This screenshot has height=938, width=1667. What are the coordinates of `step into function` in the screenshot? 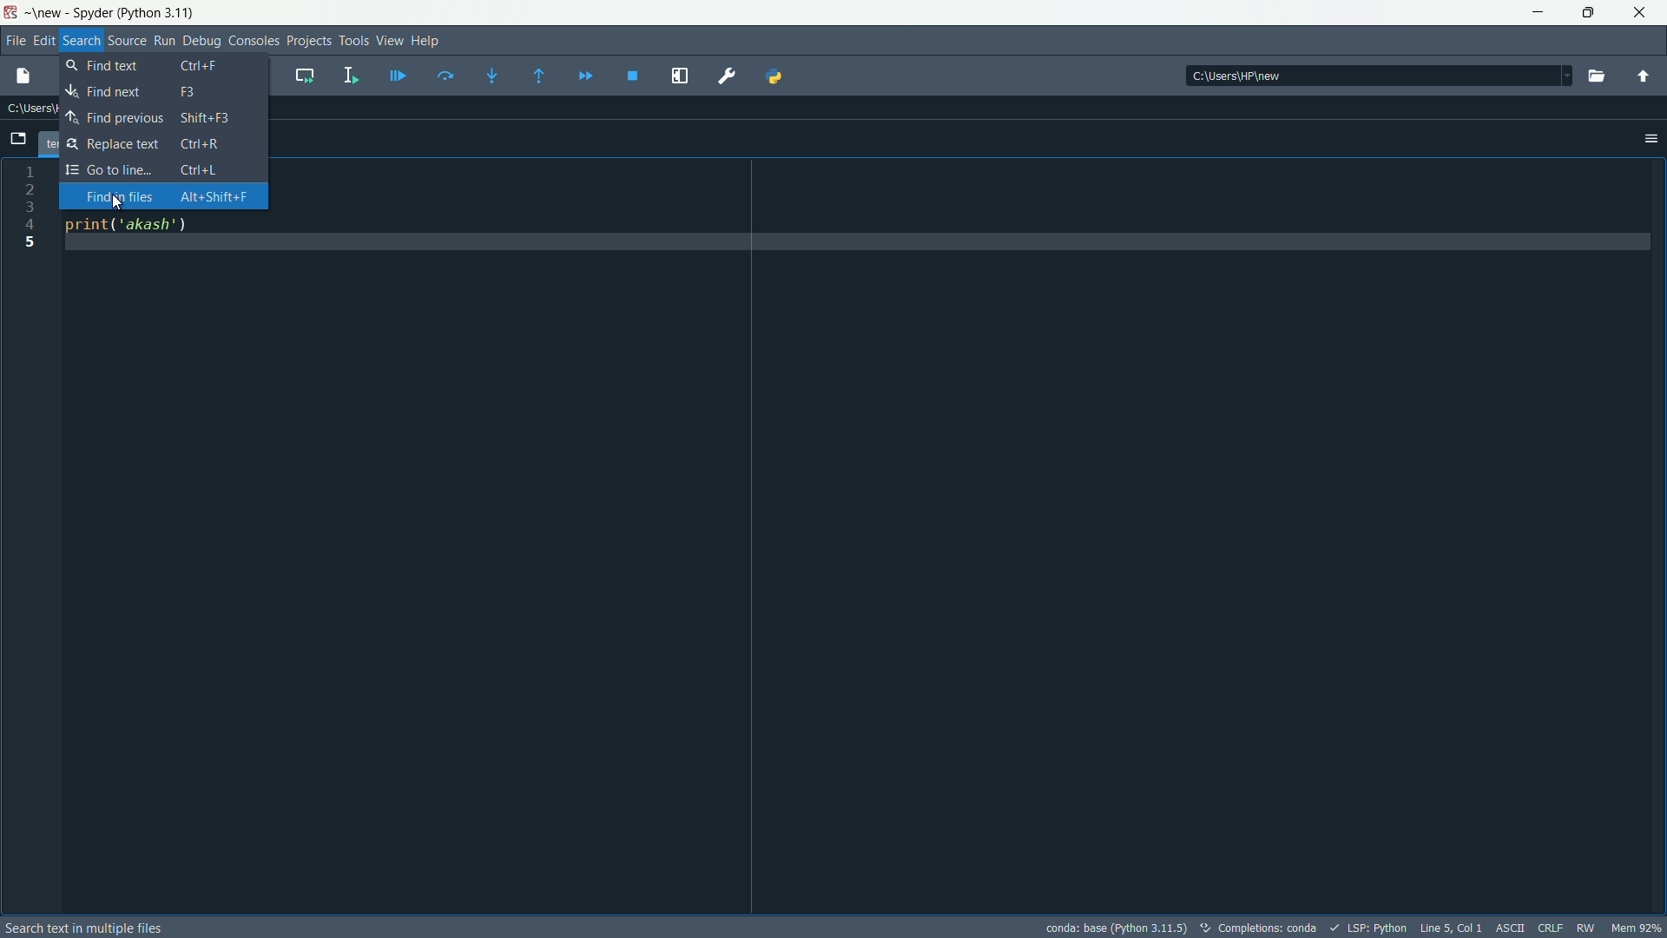 It's located at (491, 76).